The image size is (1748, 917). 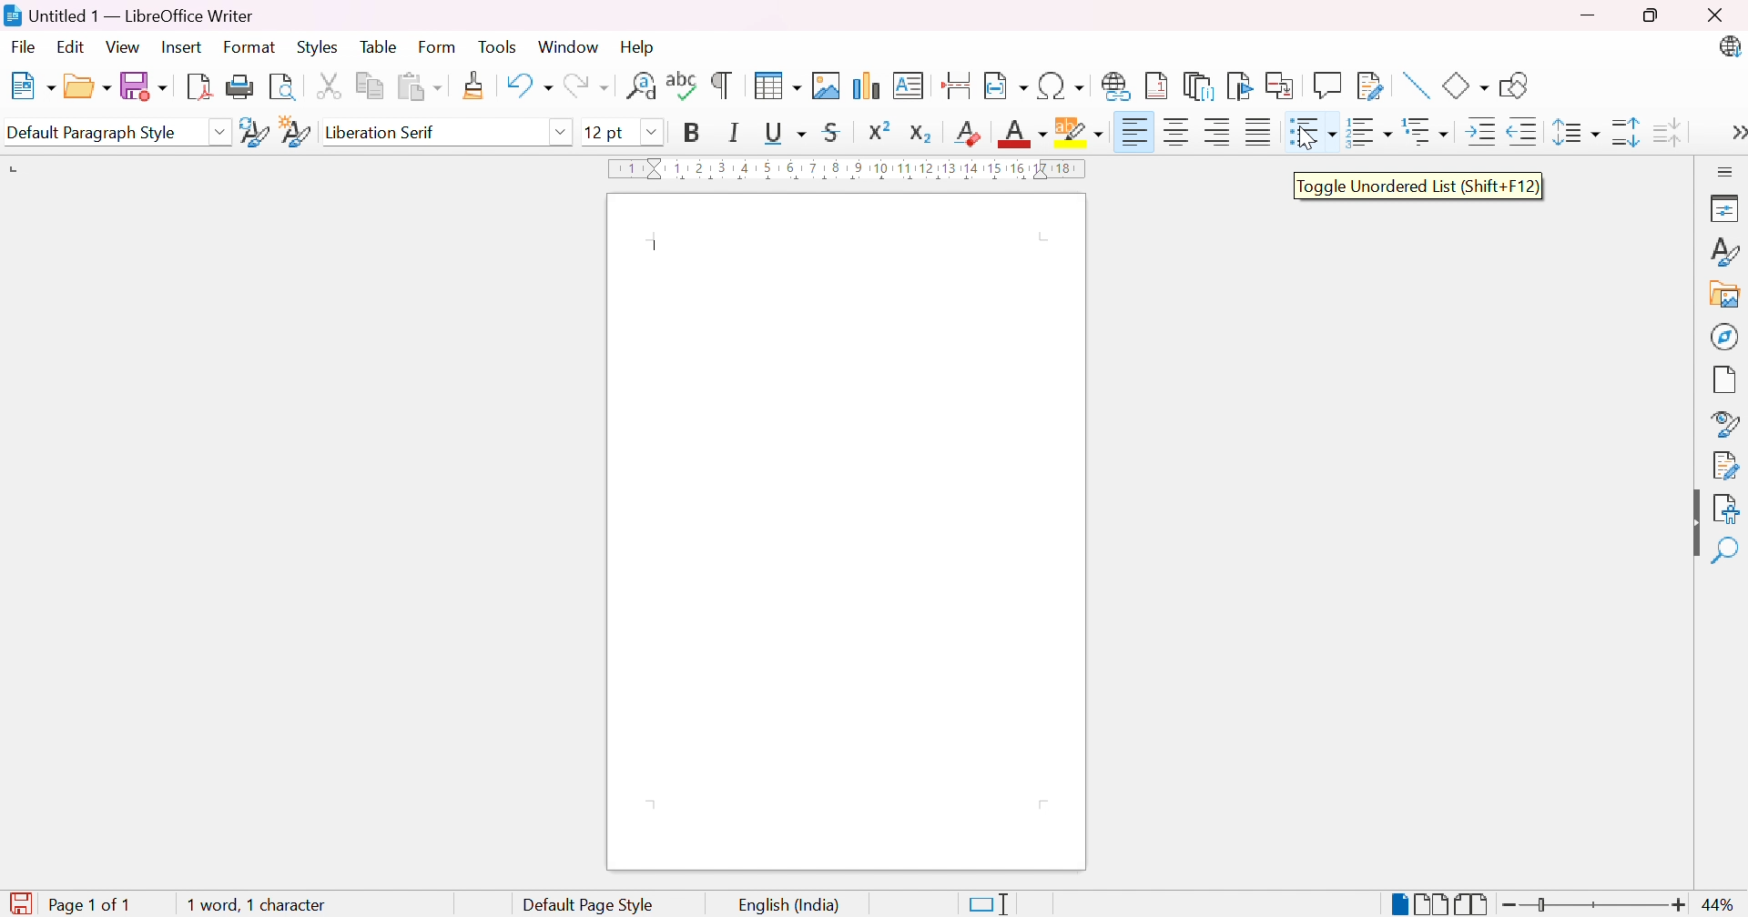 I want to click on Zoom in, so click(x=1677, y=906).